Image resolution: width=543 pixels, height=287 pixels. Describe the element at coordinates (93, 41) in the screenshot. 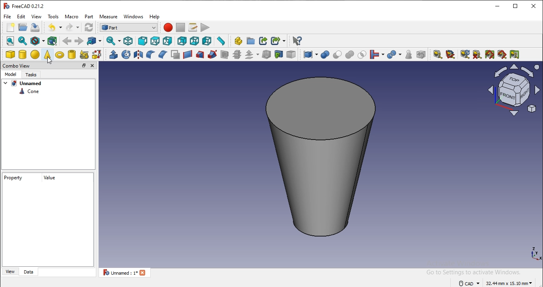

I see `go to linked object` at that location.